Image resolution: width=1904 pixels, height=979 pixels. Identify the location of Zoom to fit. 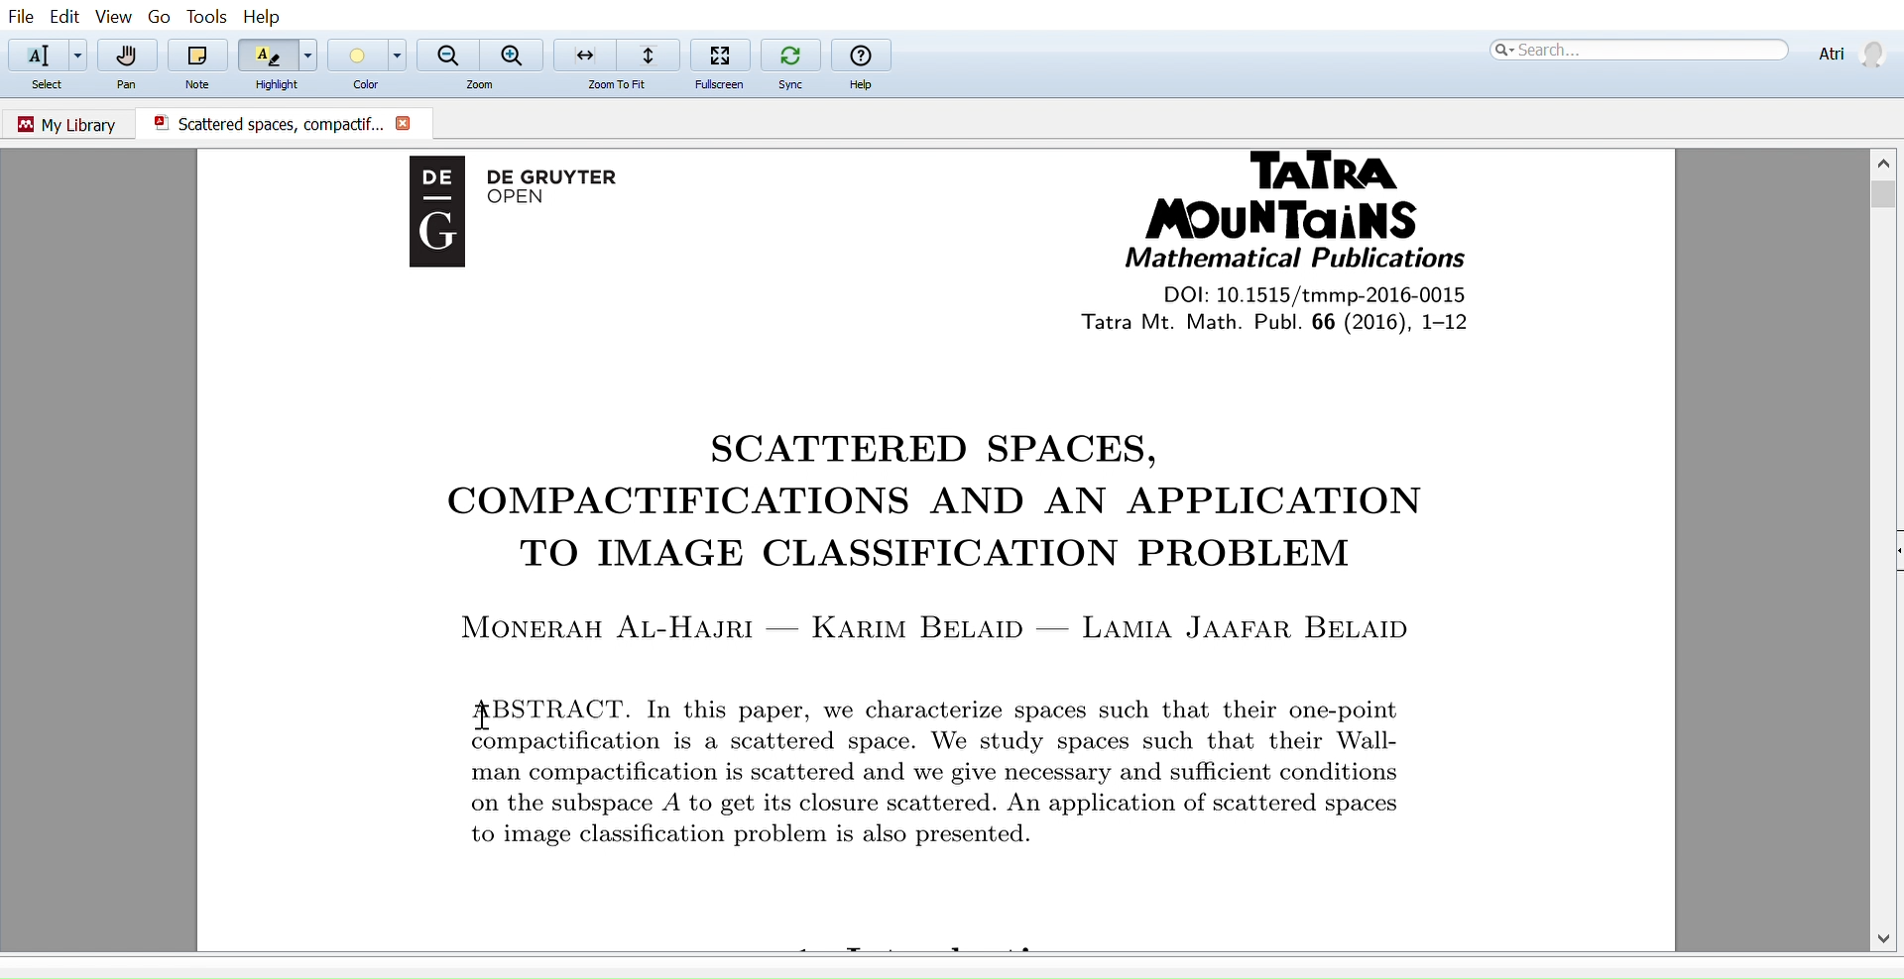
(615, 54).